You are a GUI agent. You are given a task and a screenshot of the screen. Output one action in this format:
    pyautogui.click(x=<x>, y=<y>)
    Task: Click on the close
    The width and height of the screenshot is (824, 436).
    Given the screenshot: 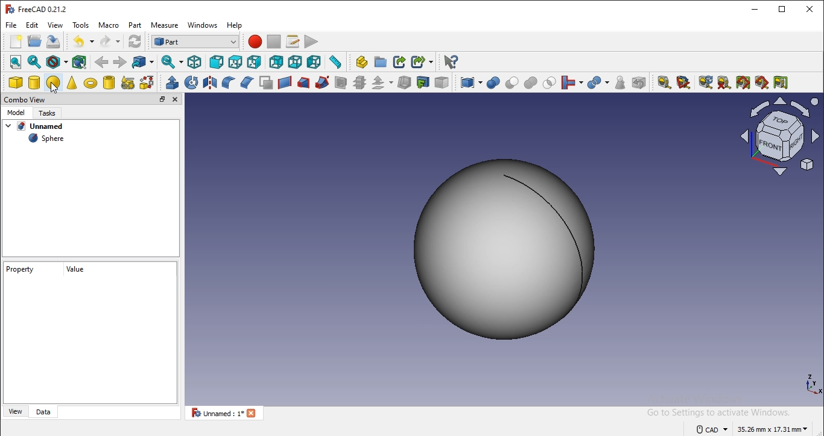 What is the action you would take?
    pyautogui.click(x=808, y=8)
    